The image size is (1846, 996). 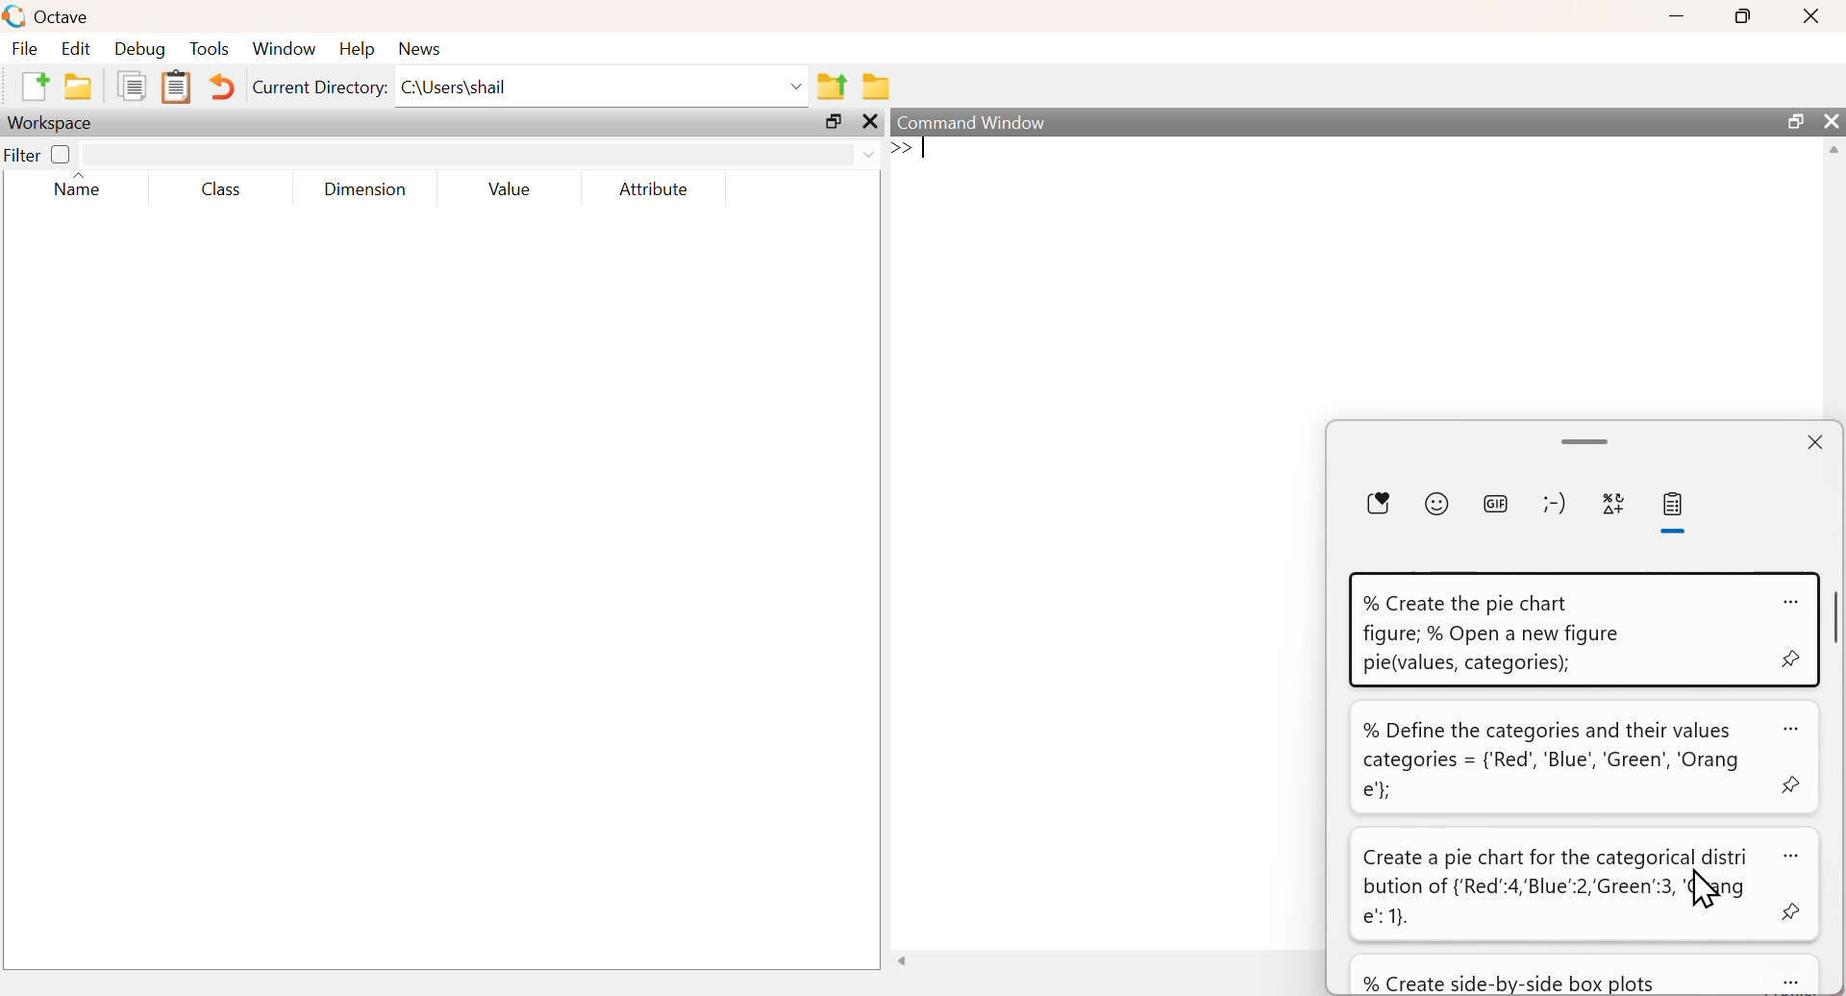 What do you see at coordinates (1377, 502) in the screenshot?
I see `favorite` at bounding box center [1377, 502].